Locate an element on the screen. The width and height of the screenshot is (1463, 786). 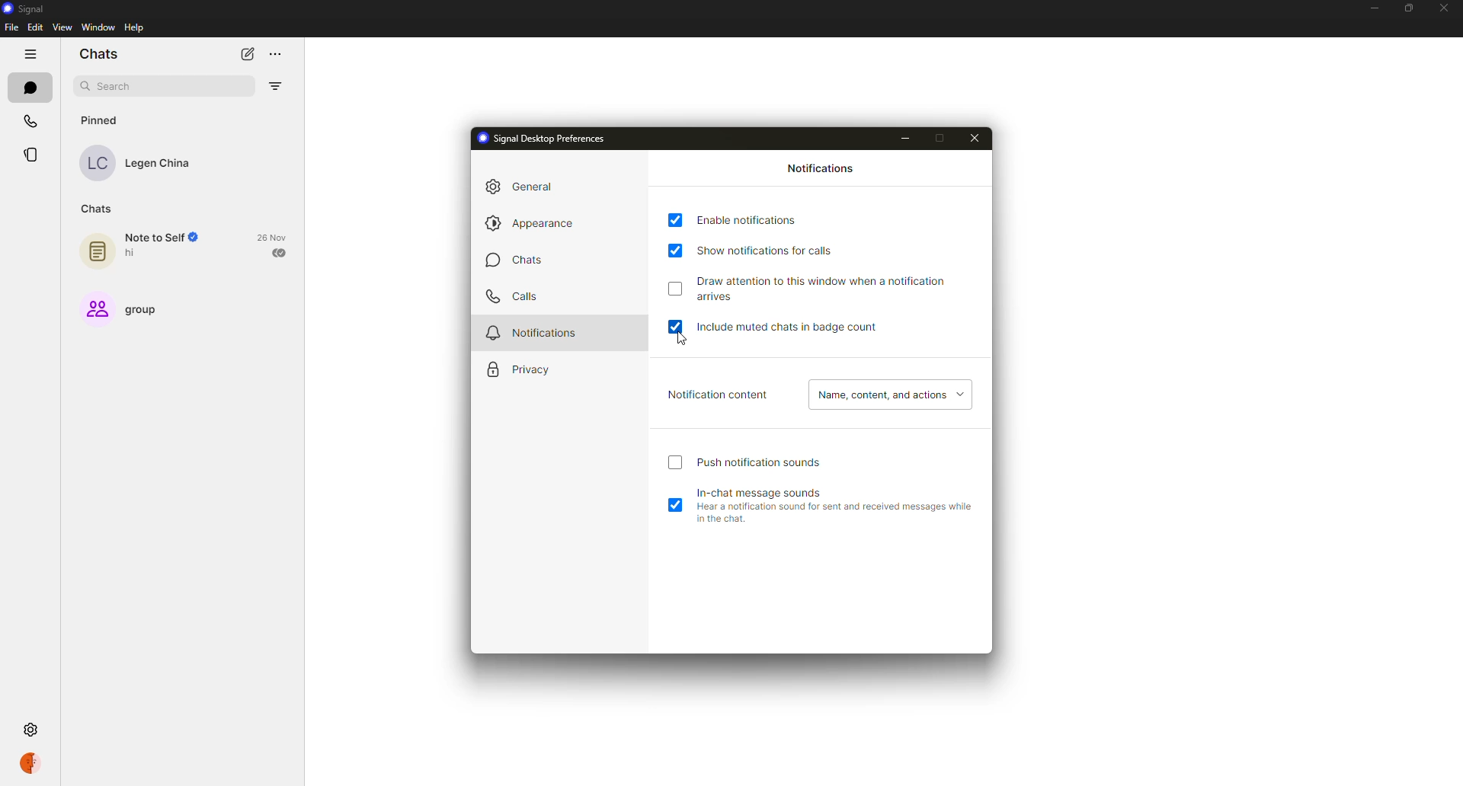
click to enable is located at coordinates (675, 462).